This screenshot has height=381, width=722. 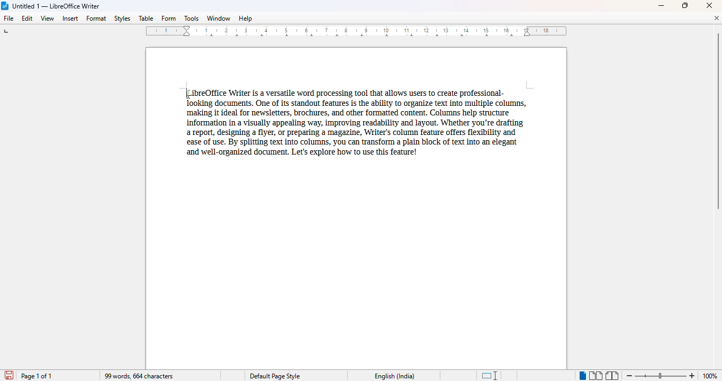 I want to click on LibreOffice Writer is a versatile word processing tool that allows users to create professional-looking documents. One of its standout features is the ability to organize text into multiple columns, making it ideal for newsletters, brochures, and other formatted content. Columns help structure information in a visually appealing way, improving readability and layout. Whether you're drafting a report, designing a flyer, or preparing a magazine, Writer's column feature offers flexibility and ease of use. By splitting text into columns, you can transform a plain block of text into an elegant and well-organized document. Let's explore how to use this feature!, so click(x=353, y=119).